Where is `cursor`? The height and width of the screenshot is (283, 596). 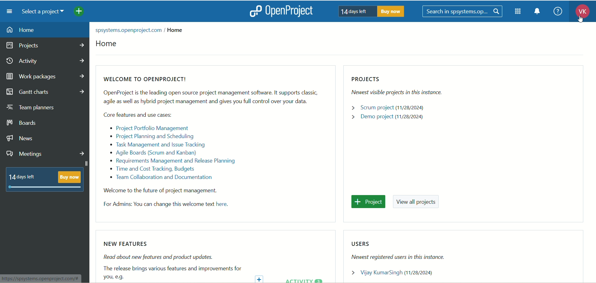 cursor is located at coordinates (579, 21).